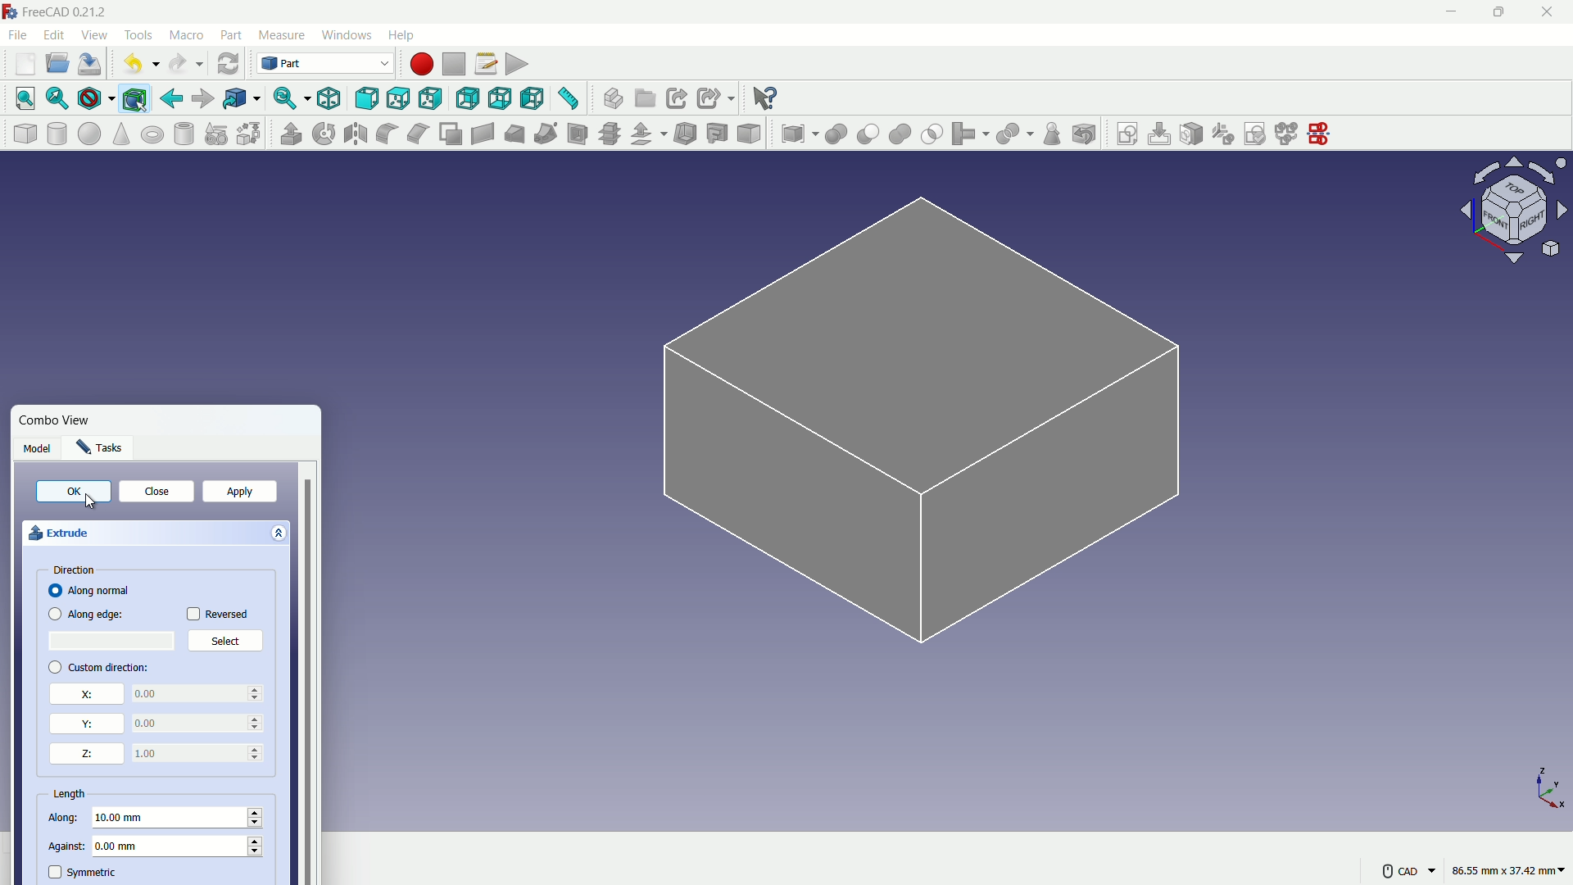 This screenshot has height=885, width=1573. Describe the element at coordinates (1126, 132) in the screenshot. I see `create sketch` at that location.